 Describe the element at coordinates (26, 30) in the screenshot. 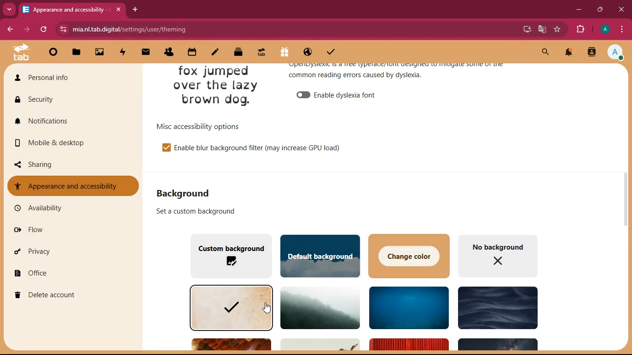

I see `forward` at that location.